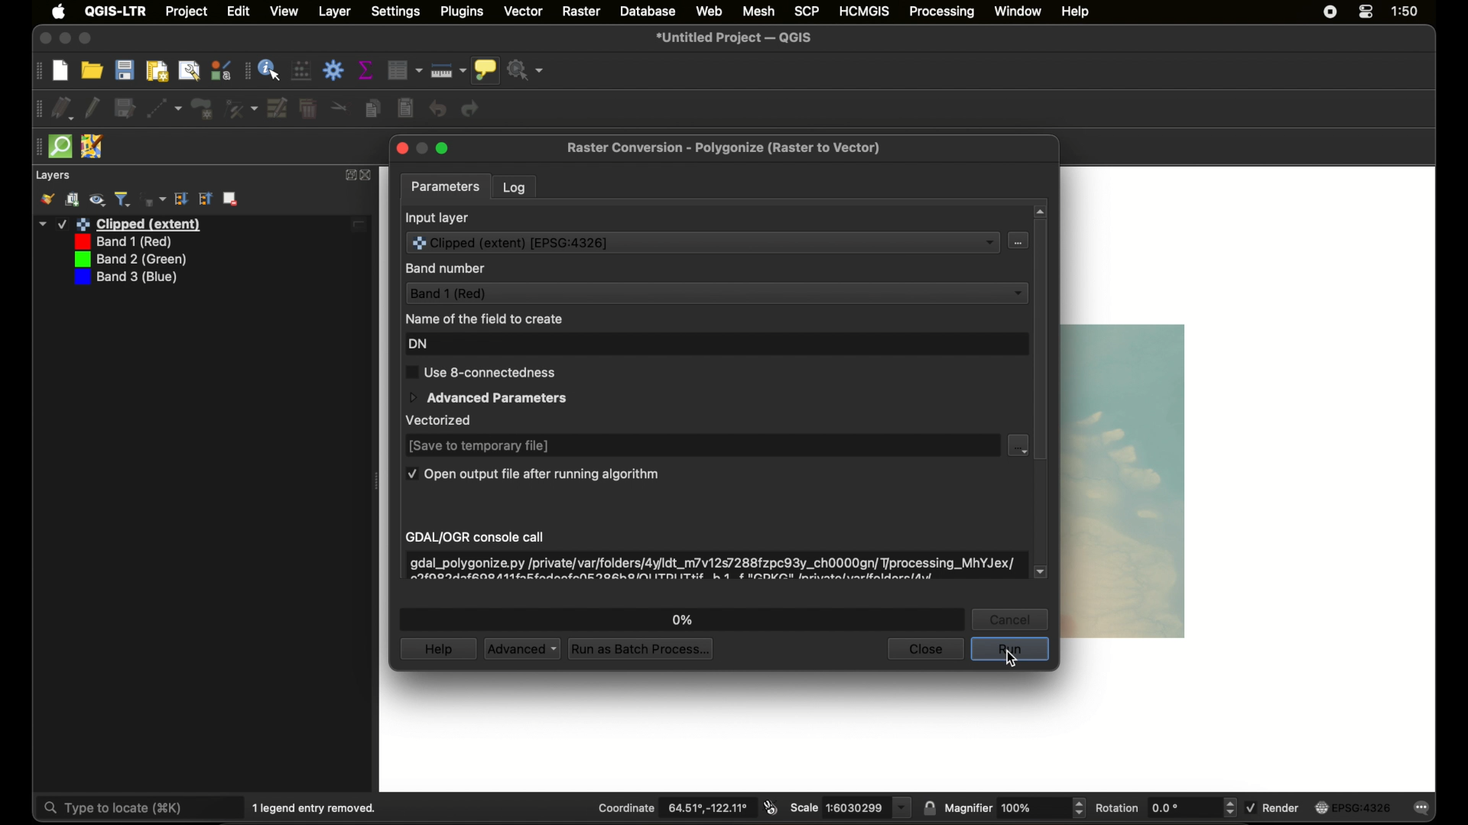 The height and width of the screenshot is (825, 1468). What do you see at coordinates (308, 108) in the screenshot?
I see `delete selected` at bounding box center [308, 108].